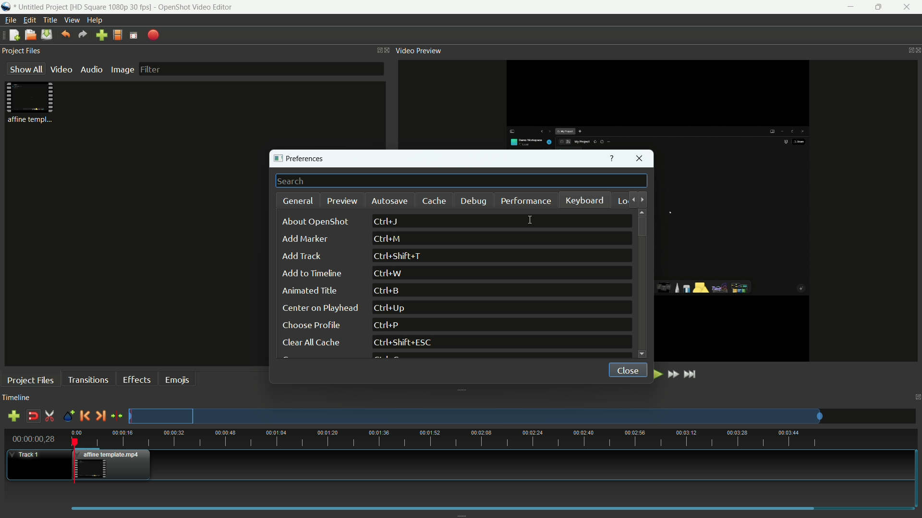 The image size is (922, 518). I want to click on new file, so click(12, 35).